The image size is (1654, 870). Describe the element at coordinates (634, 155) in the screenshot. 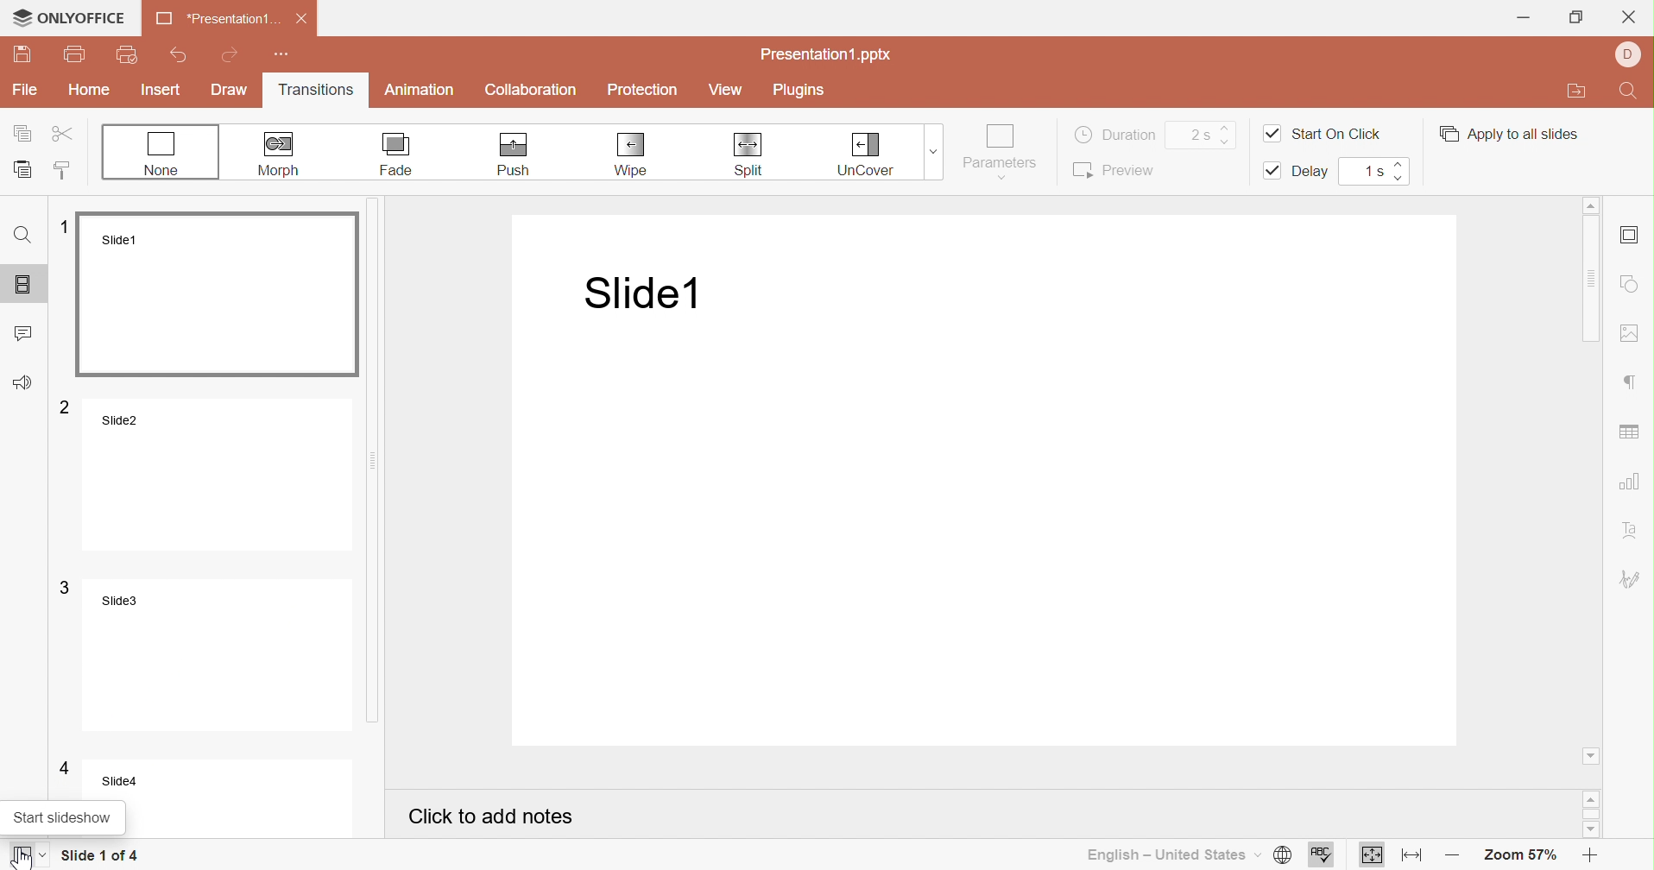

I see `Wipe` at that location.